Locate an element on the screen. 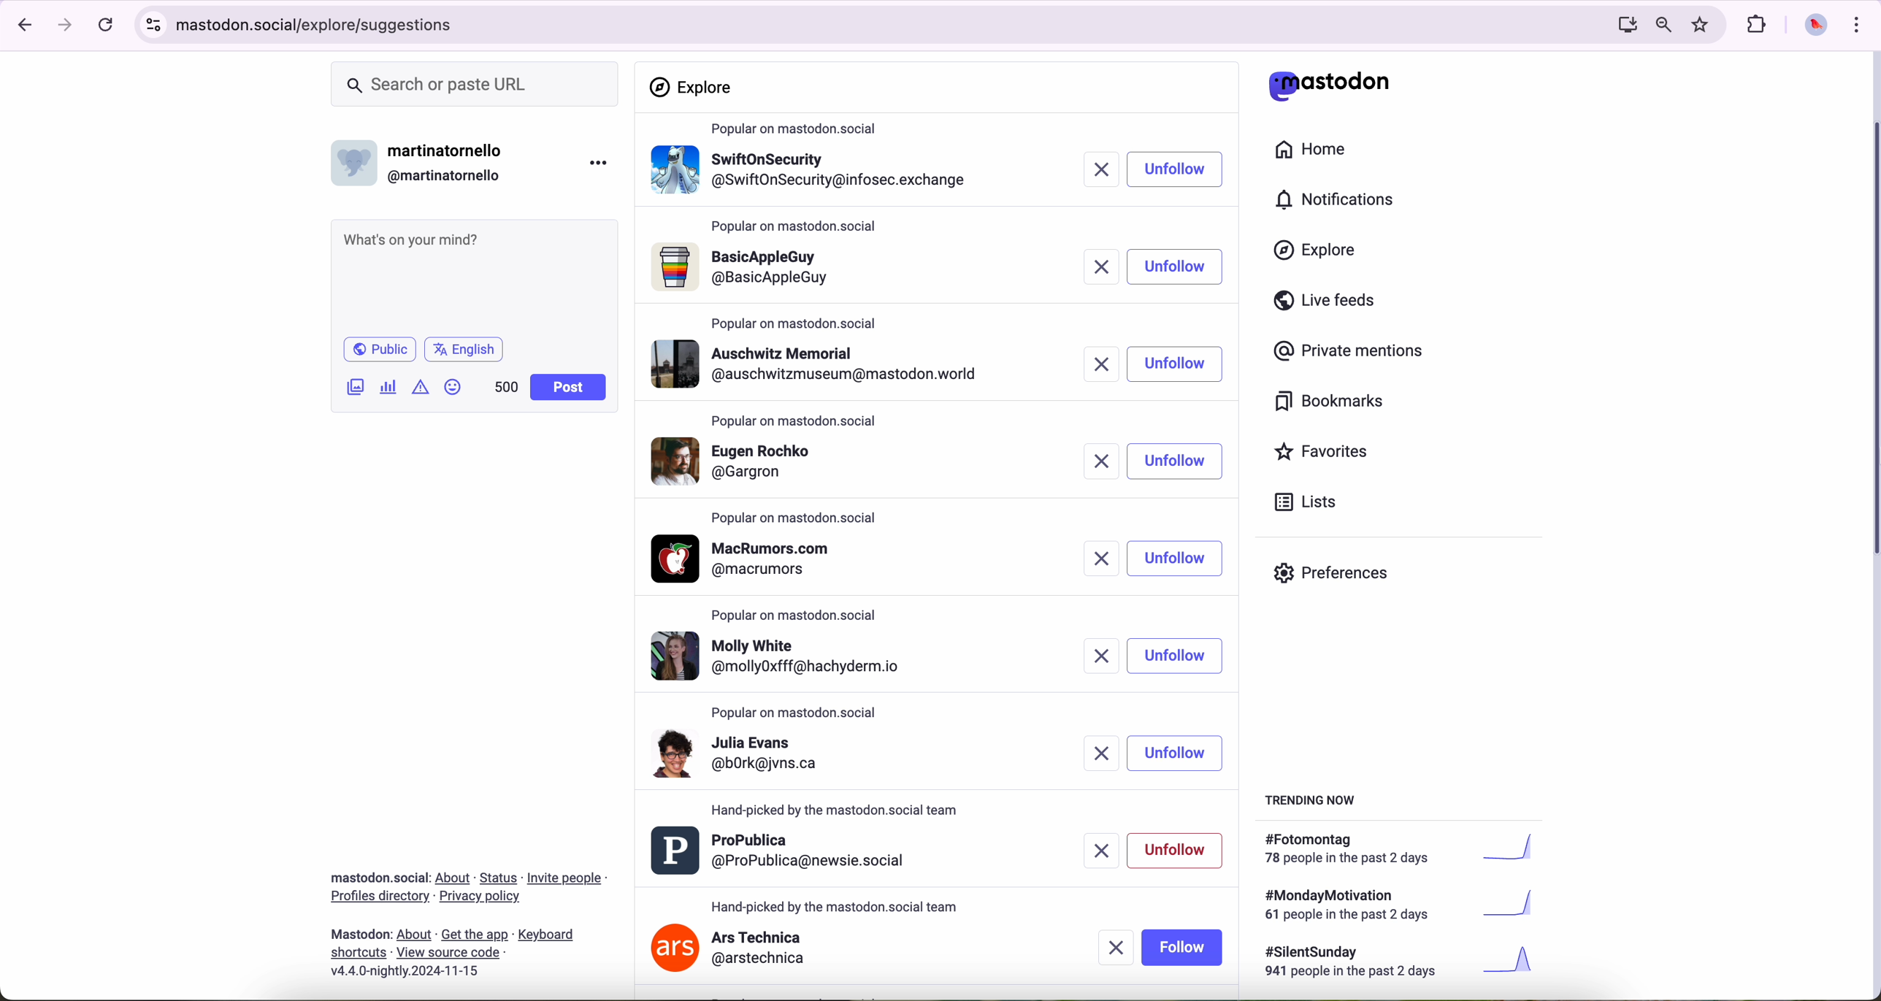 The width and height of the screenshot is (1881, 1001). popular on mastodon.social is located at coordinates (800, 129).